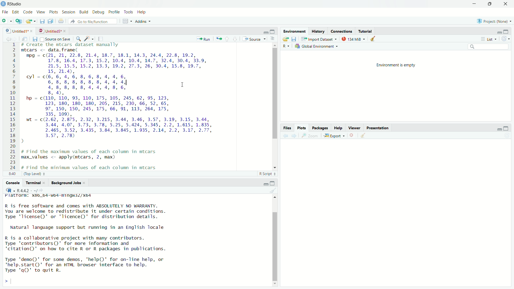 The width and height of the screenshot is (514, 289). What do you see at coordinates (141, 21) in the screenshot?
I see `+ Addins +` at bounding box center [141, 21].